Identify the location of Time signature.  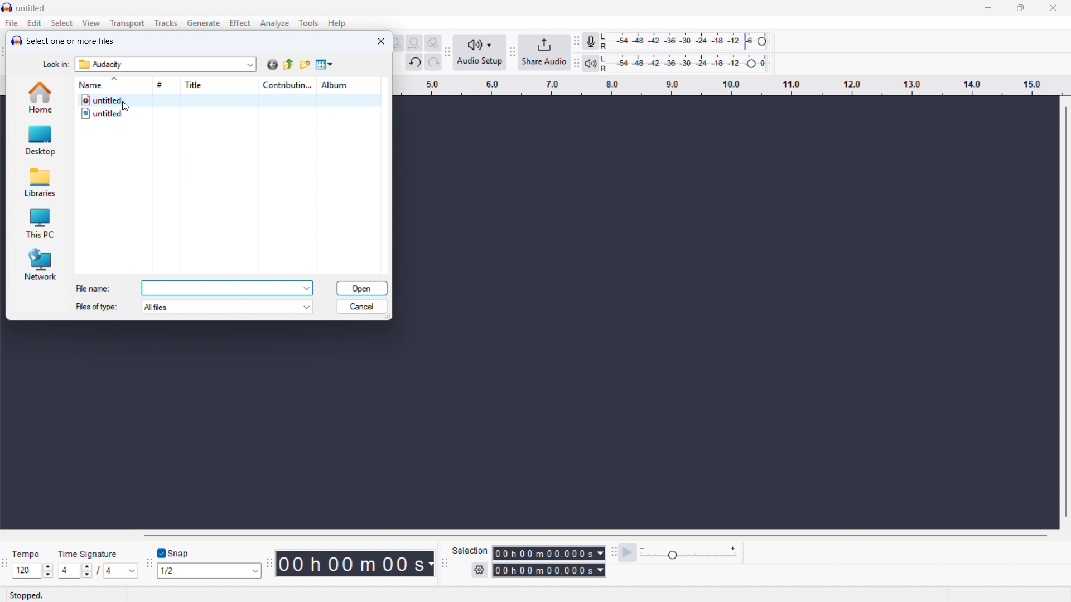
(89, 553).